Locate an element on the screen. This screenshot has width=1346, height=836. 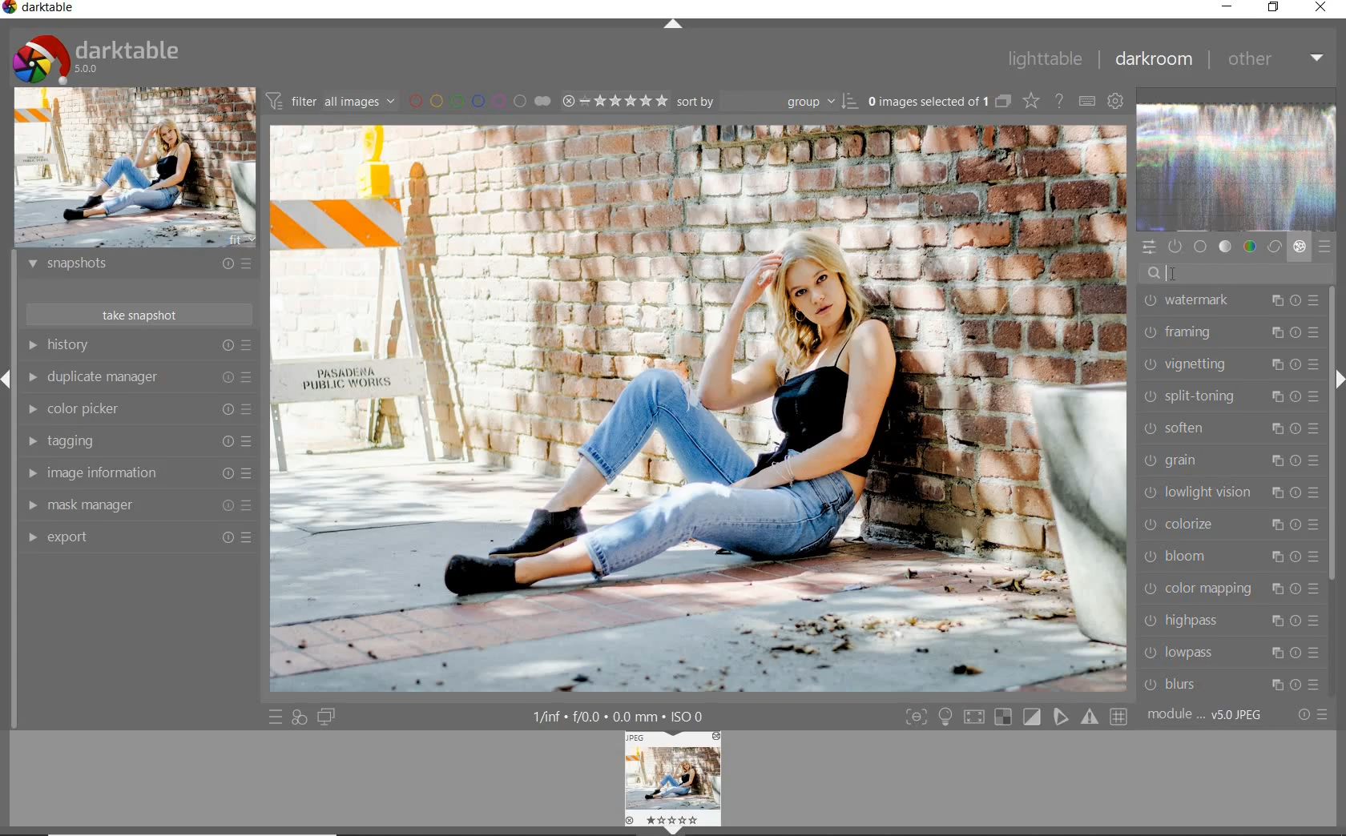
lighttable is located at coordinates (1043, 62).